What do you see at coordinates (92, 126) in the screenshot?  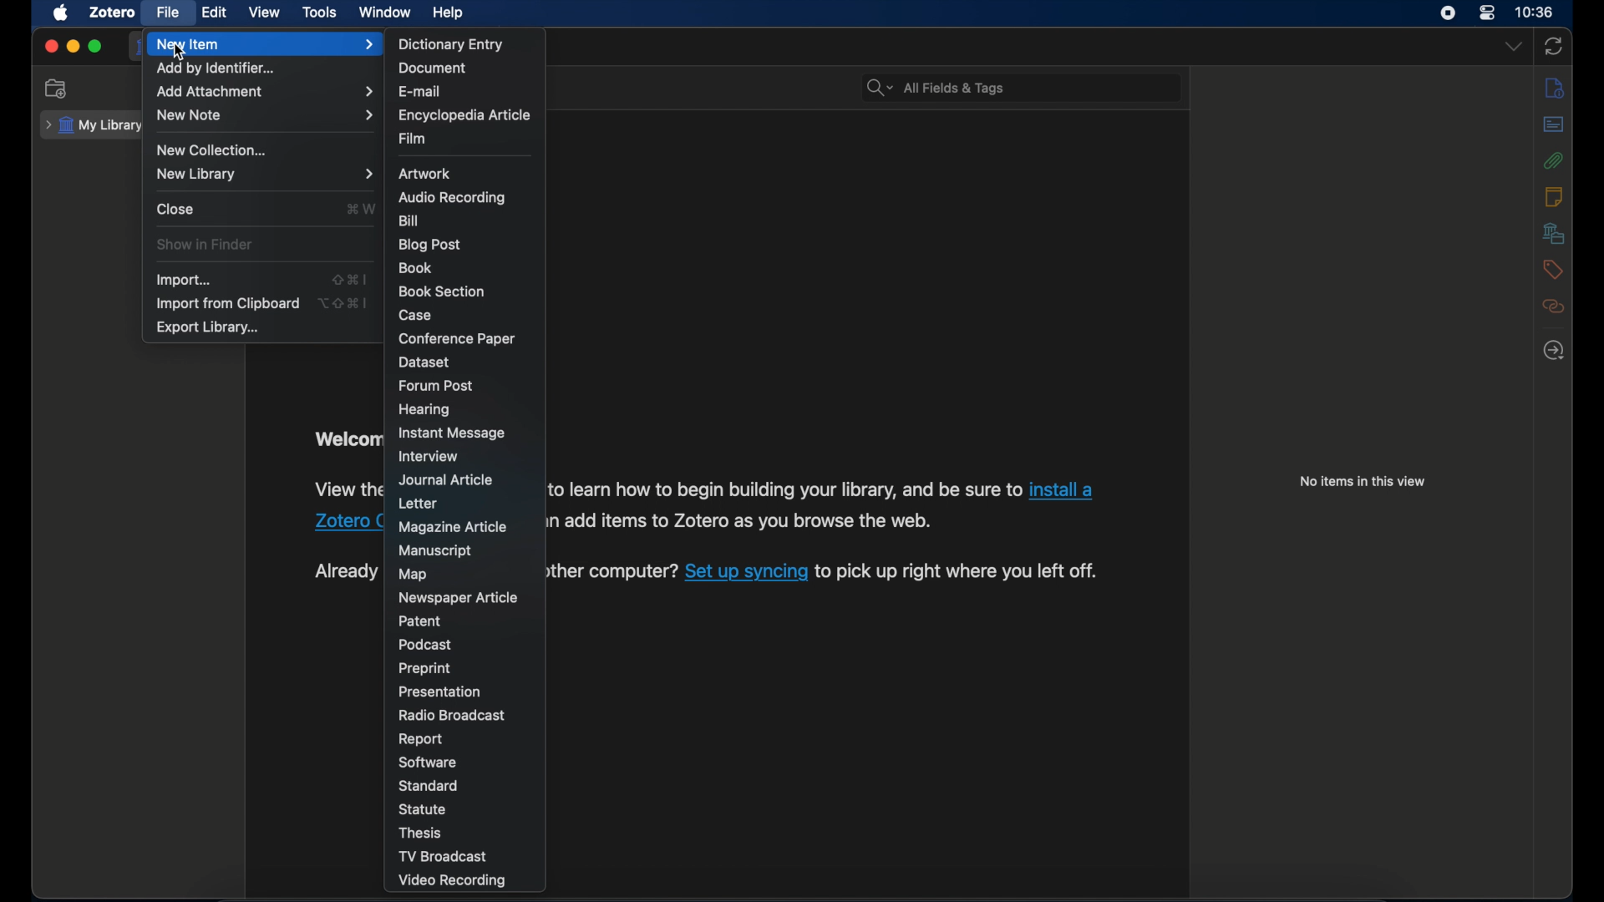 I see `my library` at bounding box center [92, 126].